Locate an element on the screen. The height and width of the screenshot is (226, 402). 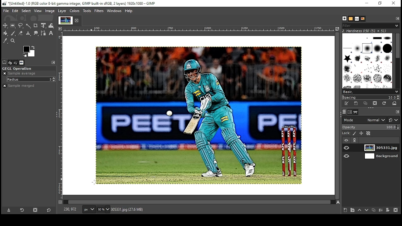
layer on/off is located at coordinates (347, 148).